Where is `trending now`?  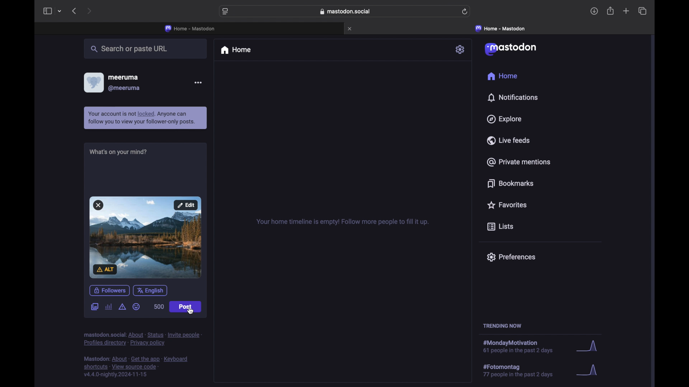
trending now is located at coordinates (502, 326).